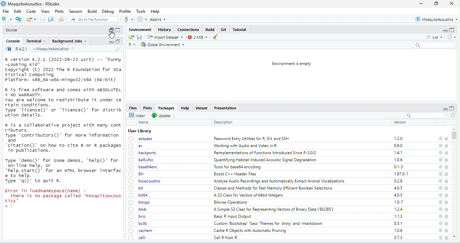  Describe the element at coordinates (223, 122) in the screenshot. I see `Description` at that location.